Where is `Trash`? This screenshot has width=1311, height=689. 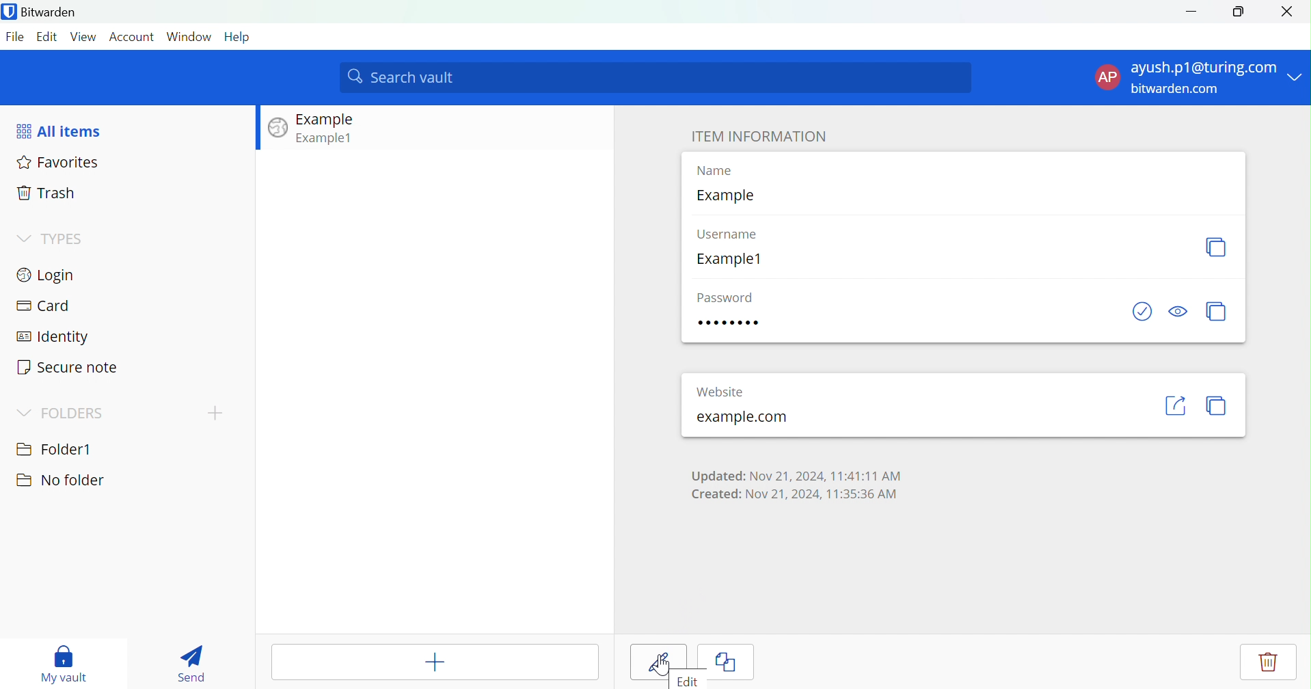 Trash is located at coordinates (48, 194).